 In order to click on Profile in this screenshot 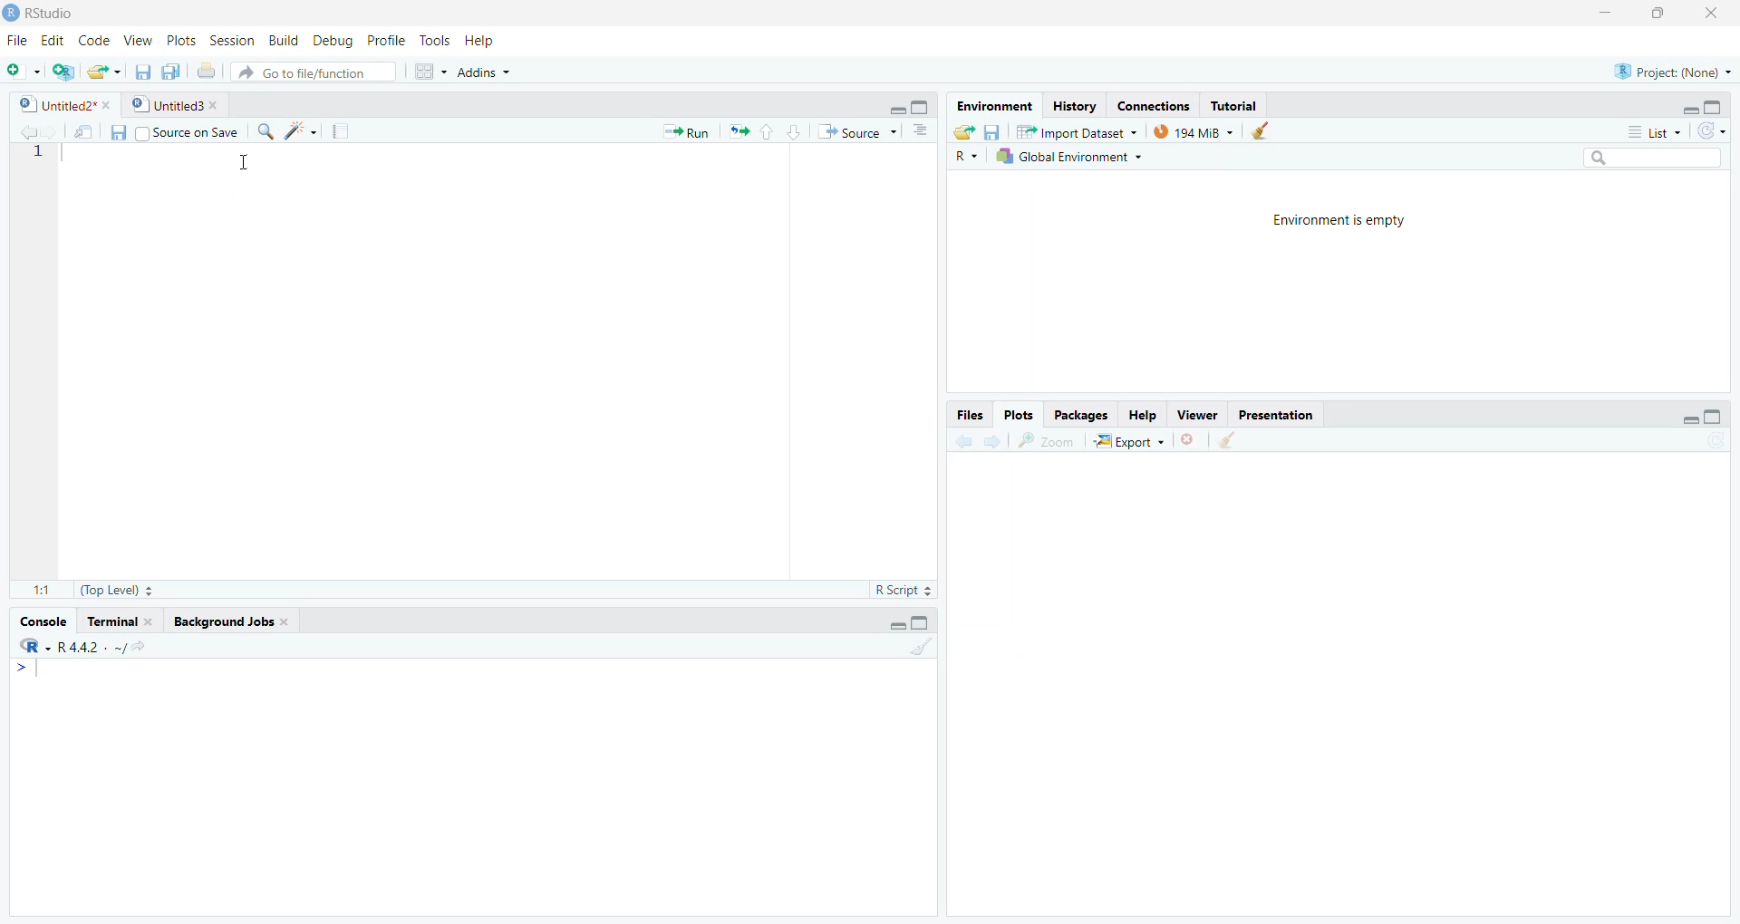, I will do `click(386, 40)`.